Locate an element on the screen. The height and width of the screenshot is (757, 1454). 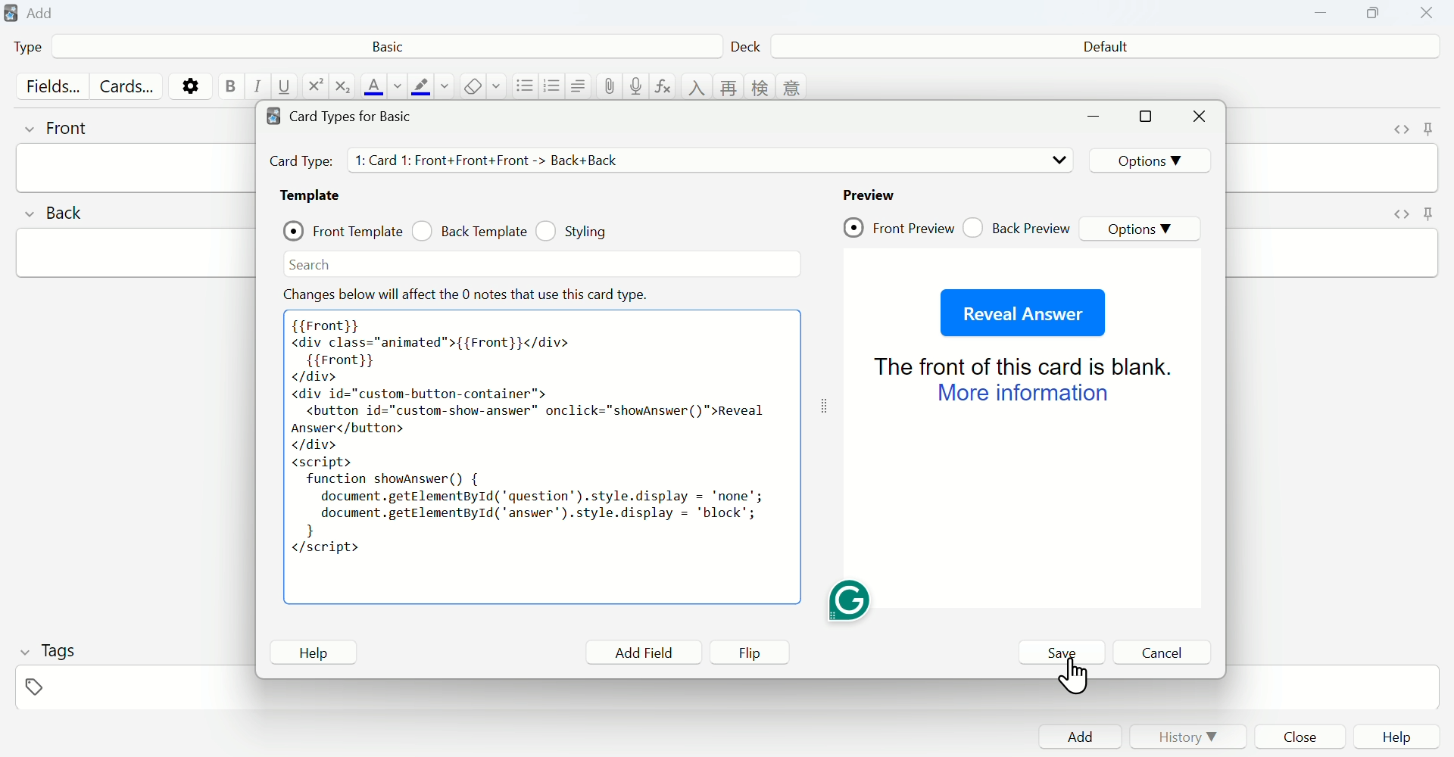
record audio is located at coordinates (636, 86).